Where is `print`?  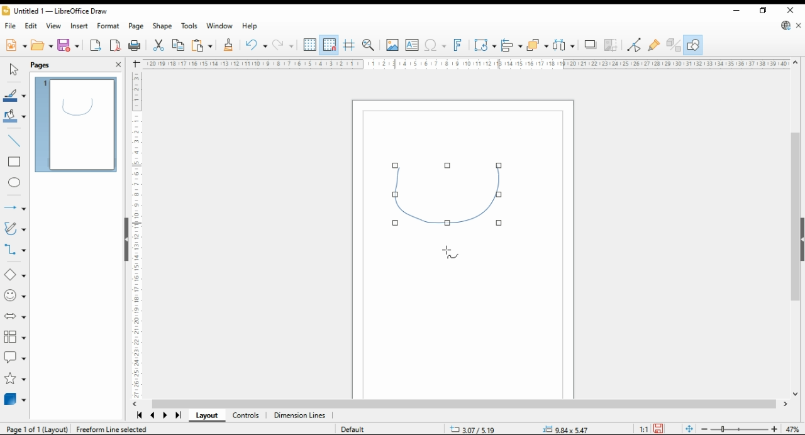 print is located at coordinates (136, 46).